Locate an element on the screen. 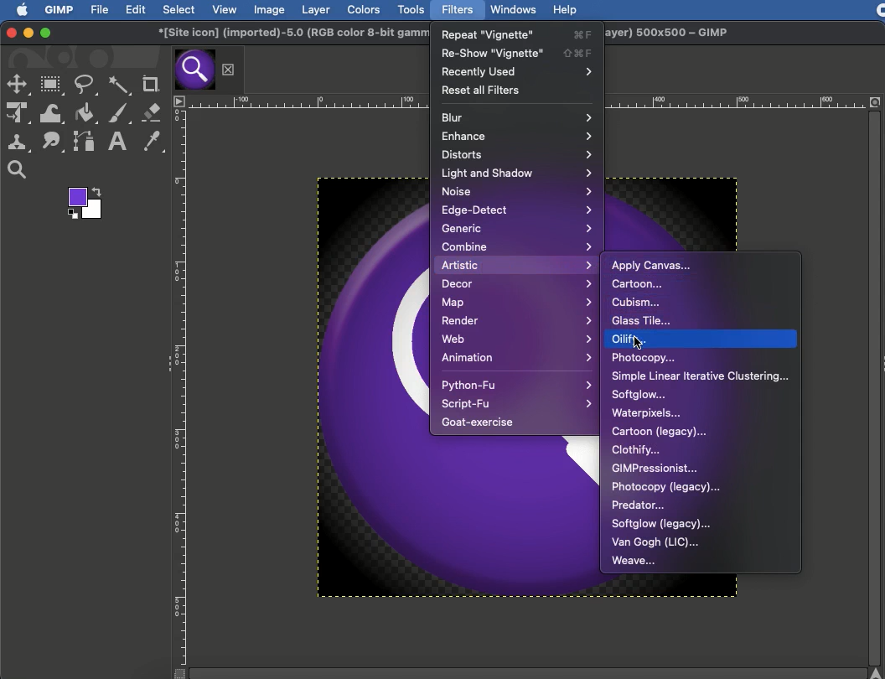 The image size is (885, 679). cursor is located at coordinates (639, 343).